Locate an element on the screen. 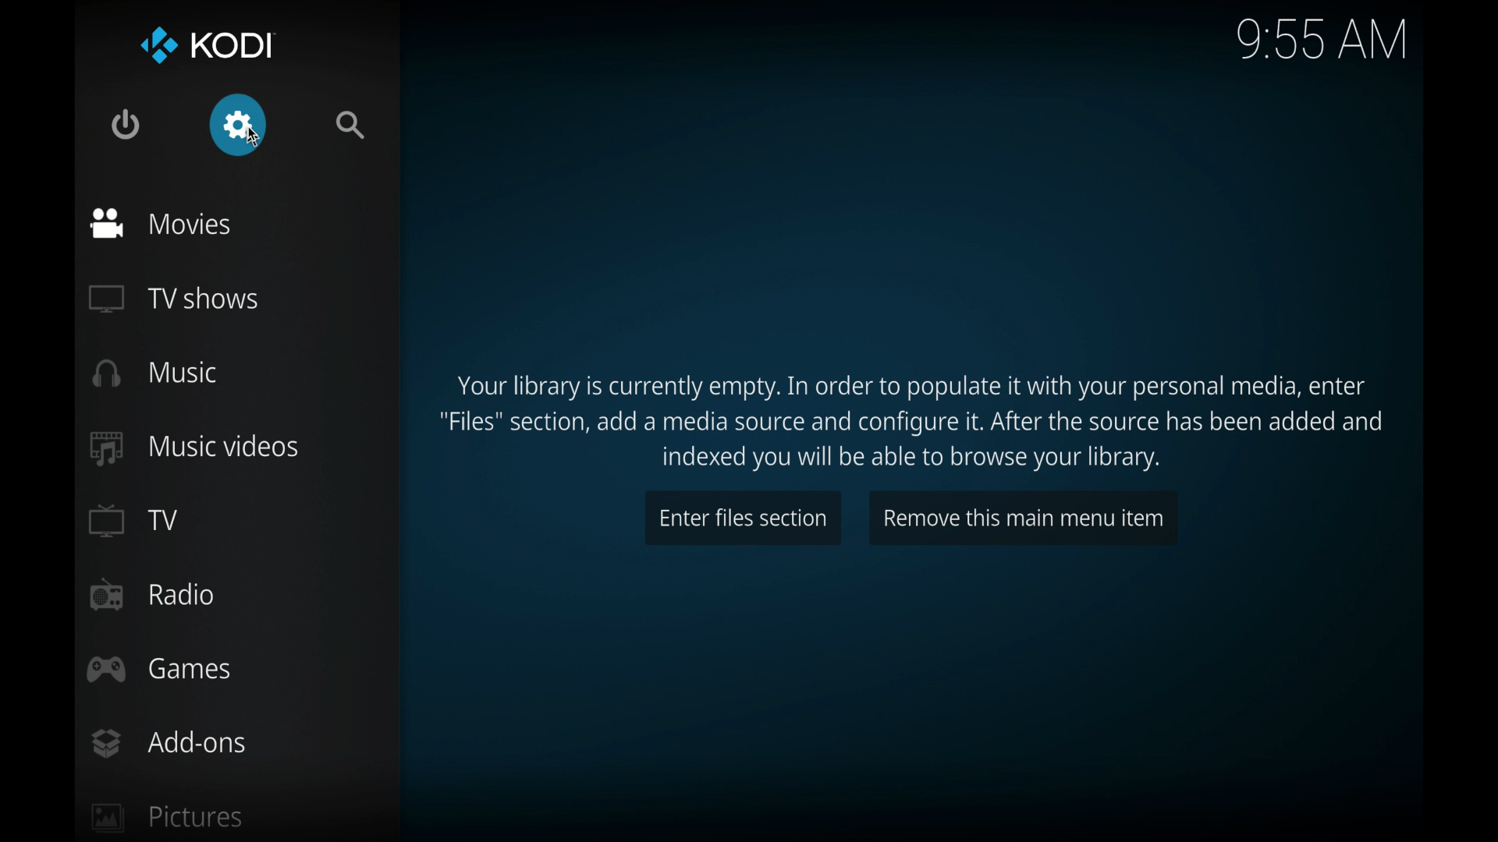 The width and height of the screenshot is (1498, 842). KODI is located at coordinates (205, 44).